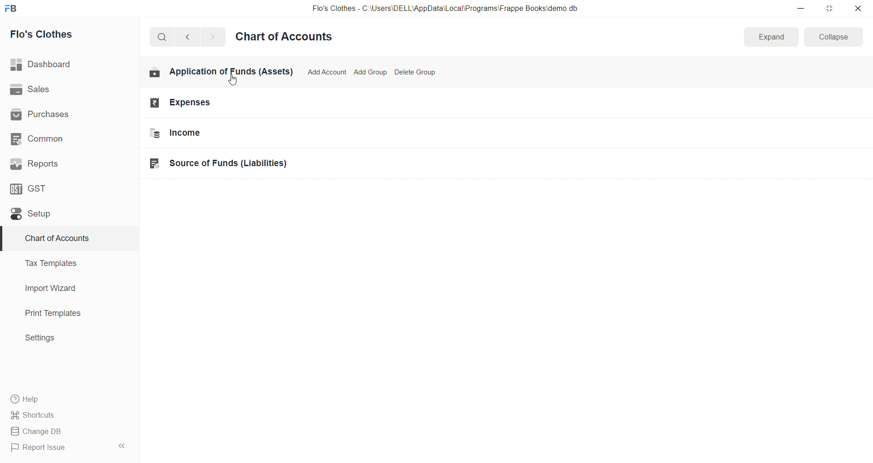  I want to click on Change DB, so click(65, 432).